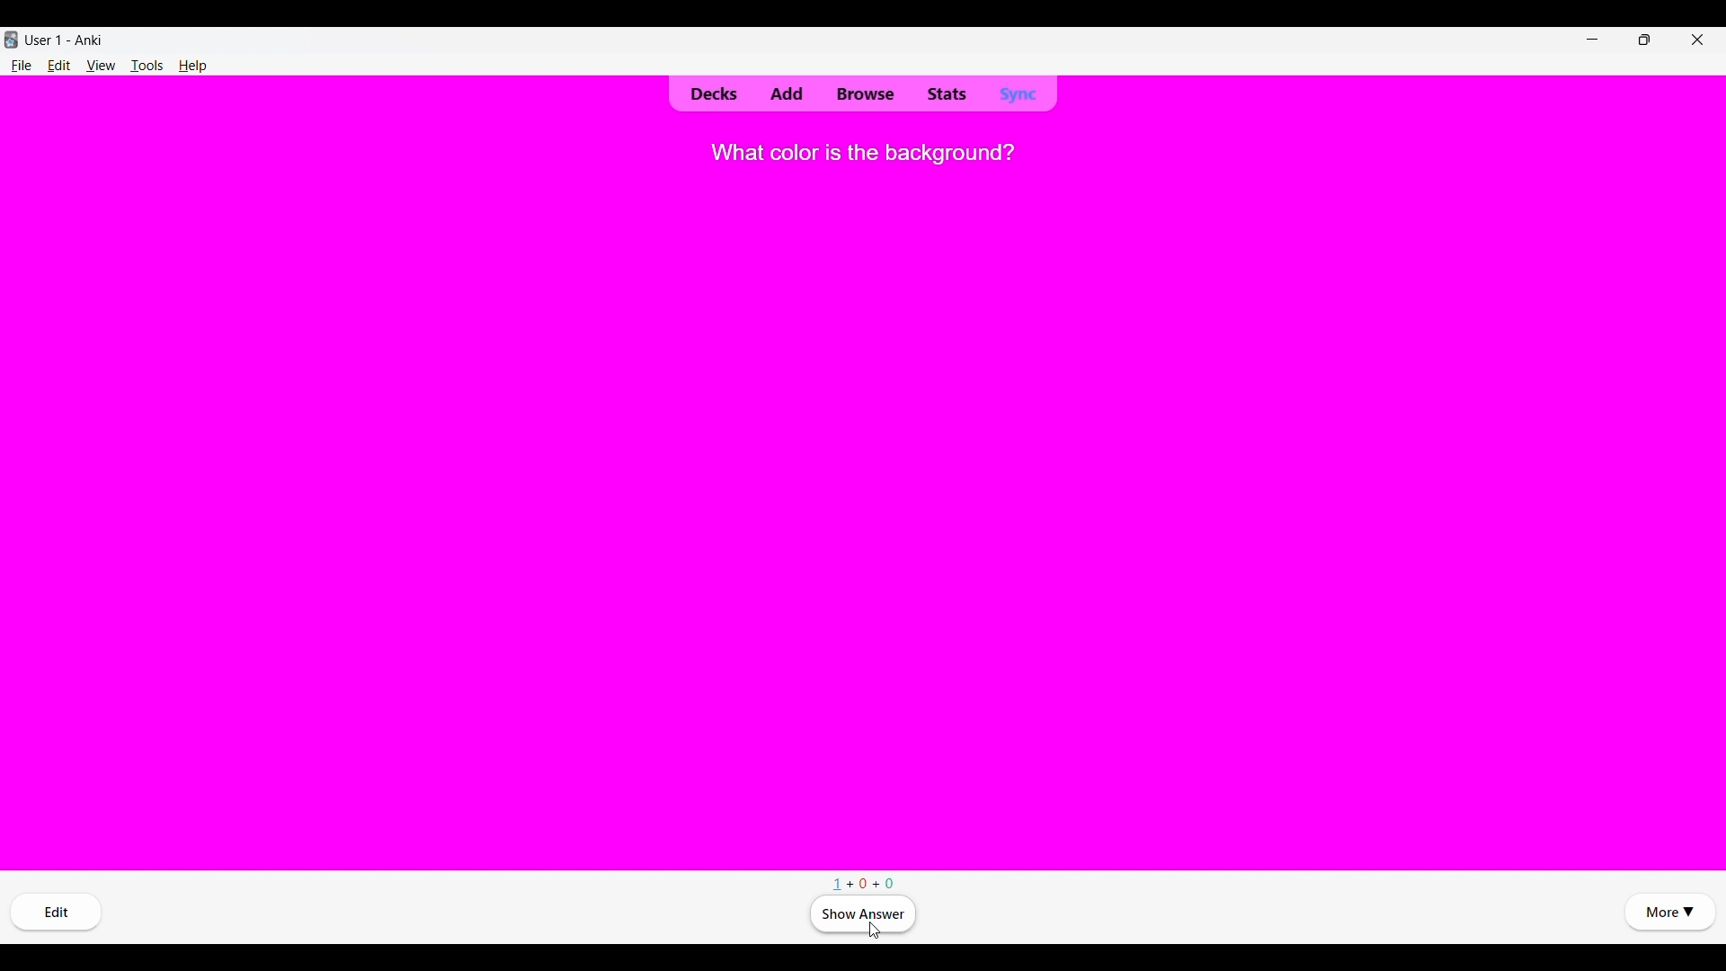  Describe the element at coordinates (863, 913) in the screenshot. I see `Click to see answer` at that location.